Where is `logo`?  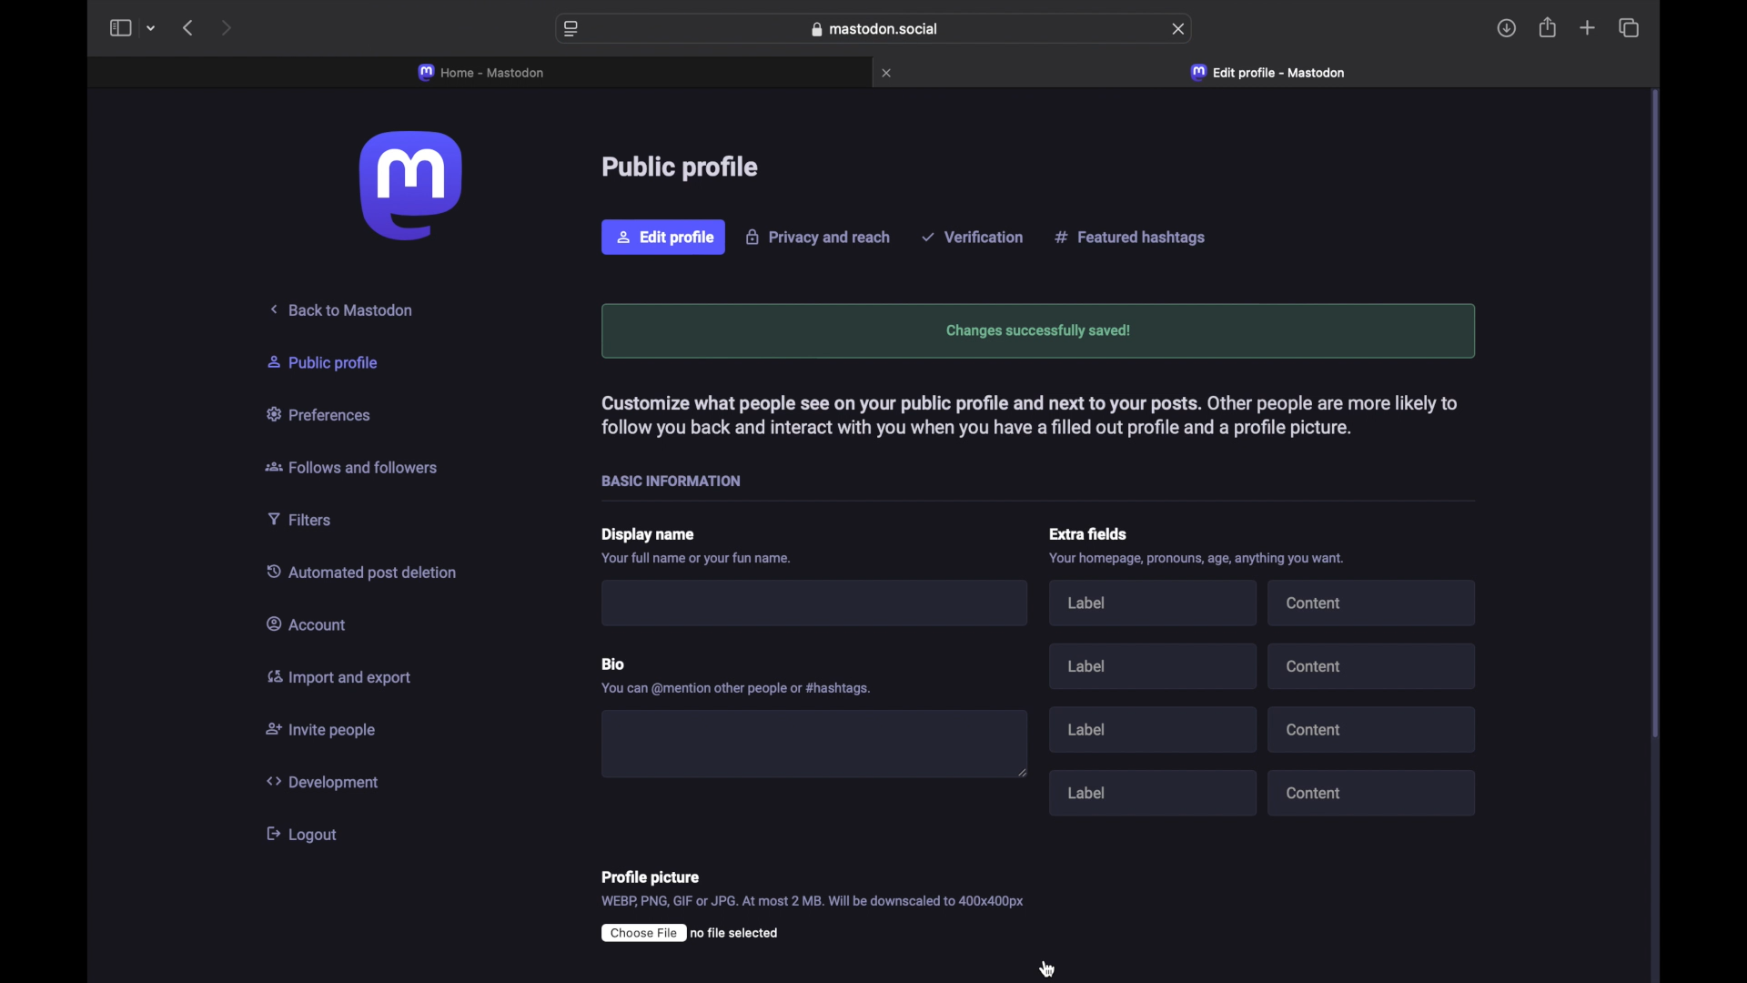 logo is located at coordinates (415, 181).